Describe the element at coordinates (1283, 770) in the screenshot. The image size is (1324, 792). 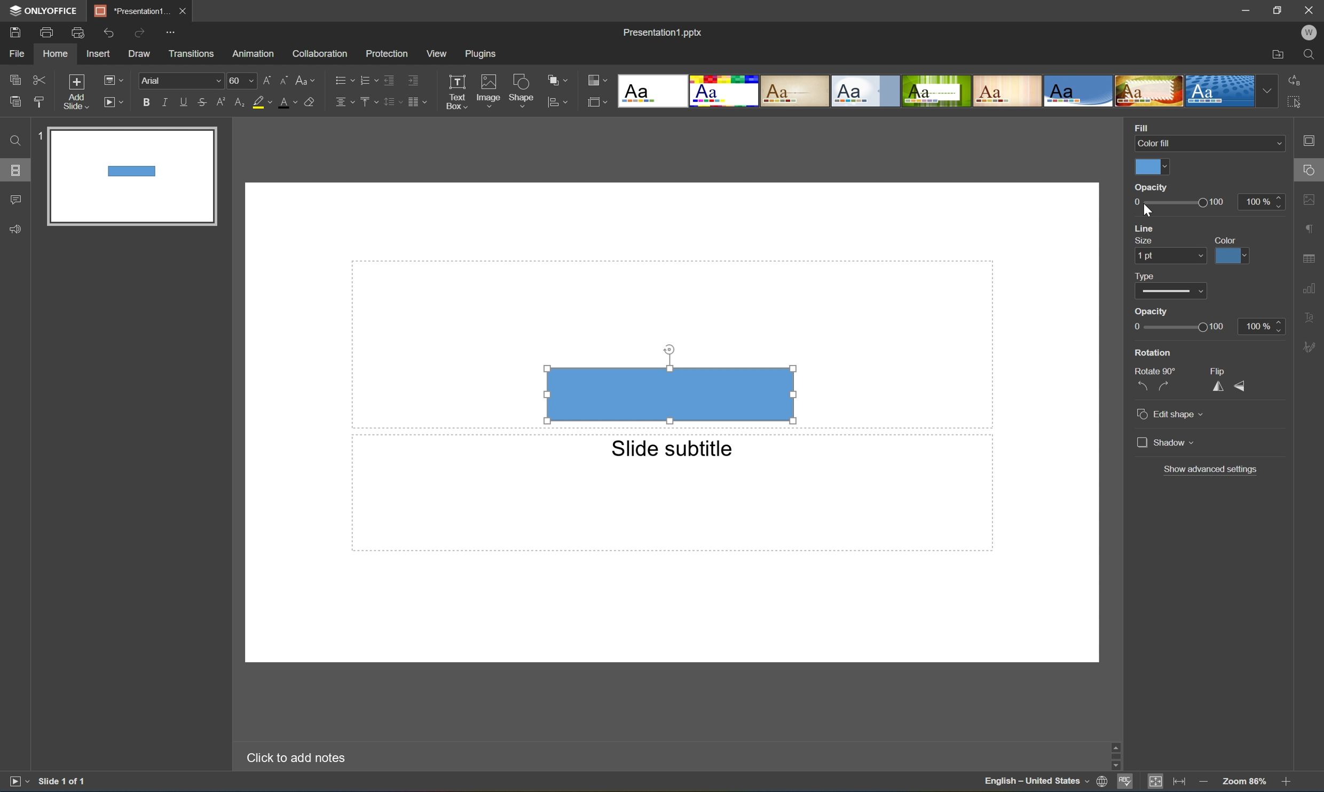
I see `Scroll Down` at that location.